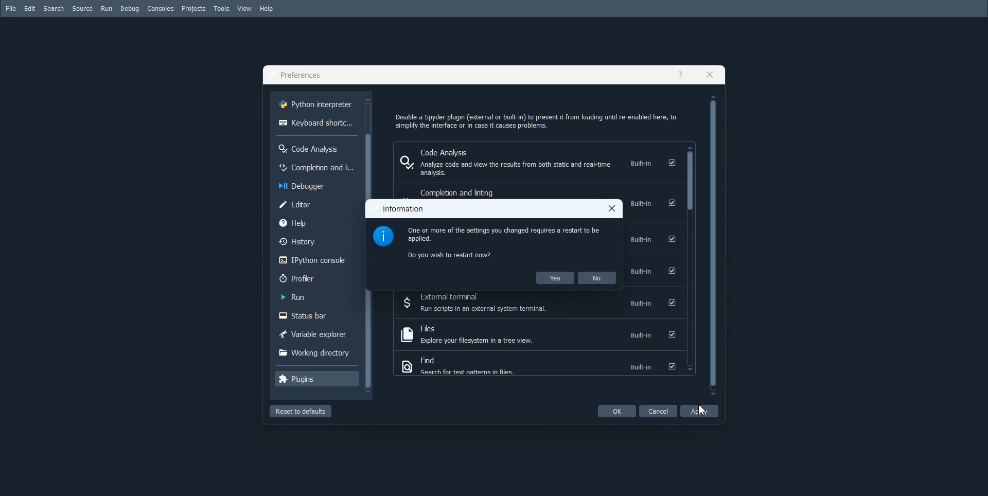 Image resolution: width=988 pixels, height=496 pixels. Describe the element at coordinates (538, 305) in the screenshot. I see `External Terminal` at that location.